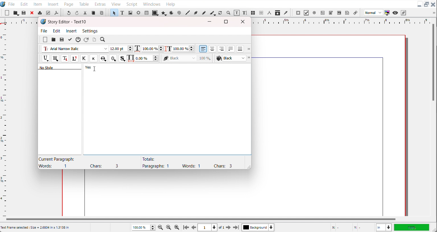 The width and height of the screenshot is (437, 232). Describe the element at coordinates (144, 227) in the screenshot. I see `Adjust Zoom` at that location.